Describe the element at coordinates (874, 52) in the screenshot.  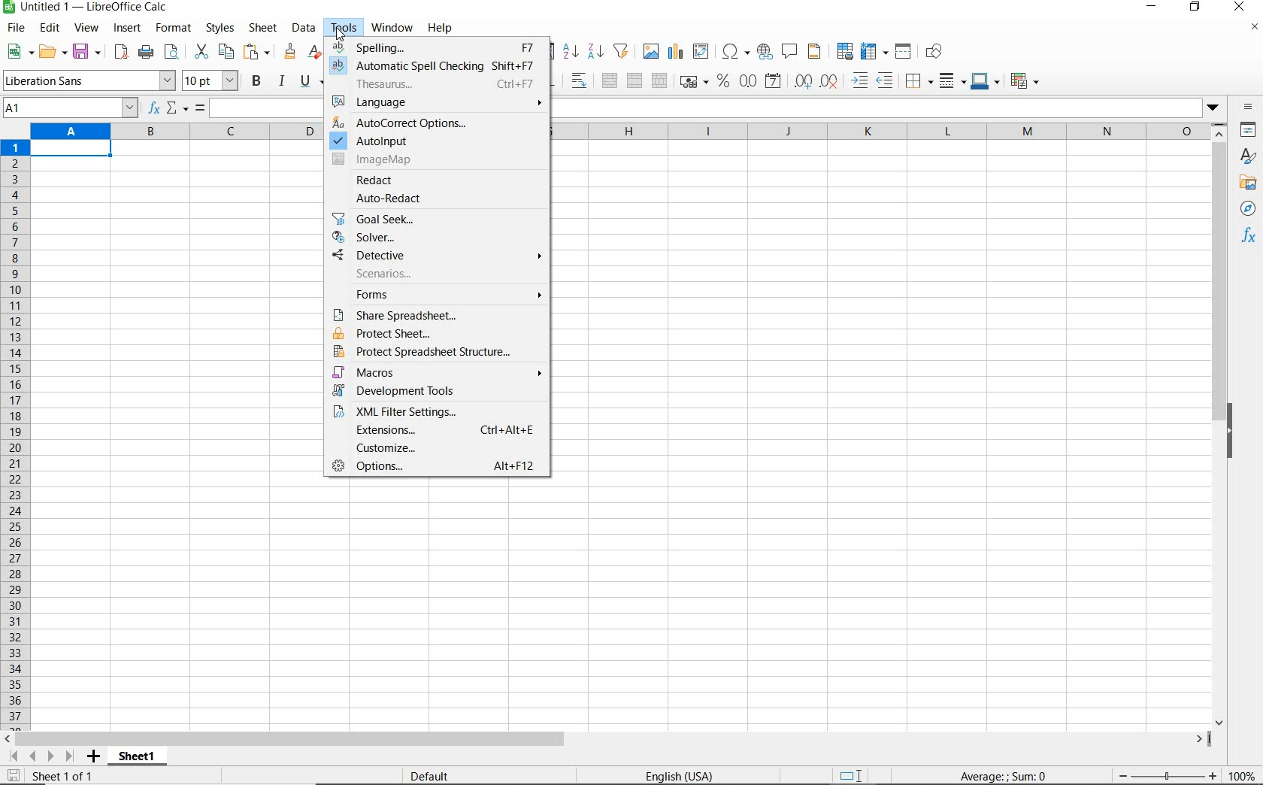
I see `freeze rows & columns` at that location.